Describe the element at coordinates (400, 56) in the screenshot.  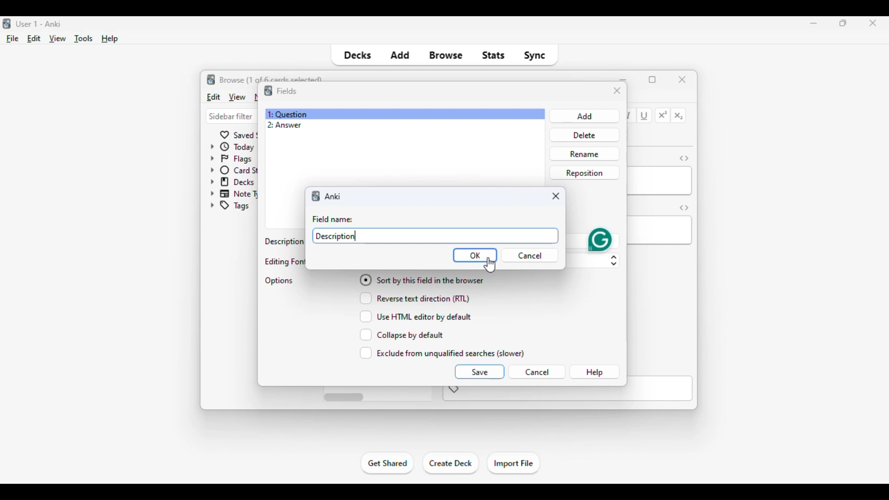
I see `add` at that location.